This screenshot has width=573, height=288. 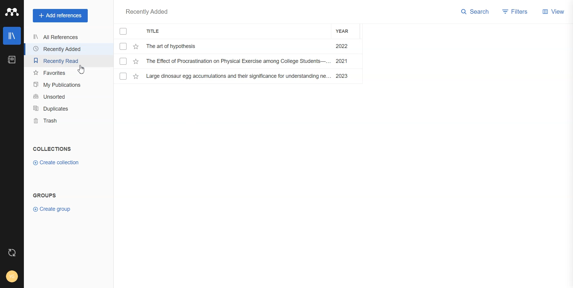 I want to click on Favorites, so click(x=51, y=73).